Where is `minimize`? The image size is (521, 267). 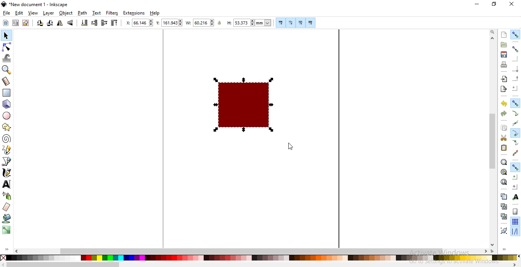
minimize is located at coordinates (478, 5).